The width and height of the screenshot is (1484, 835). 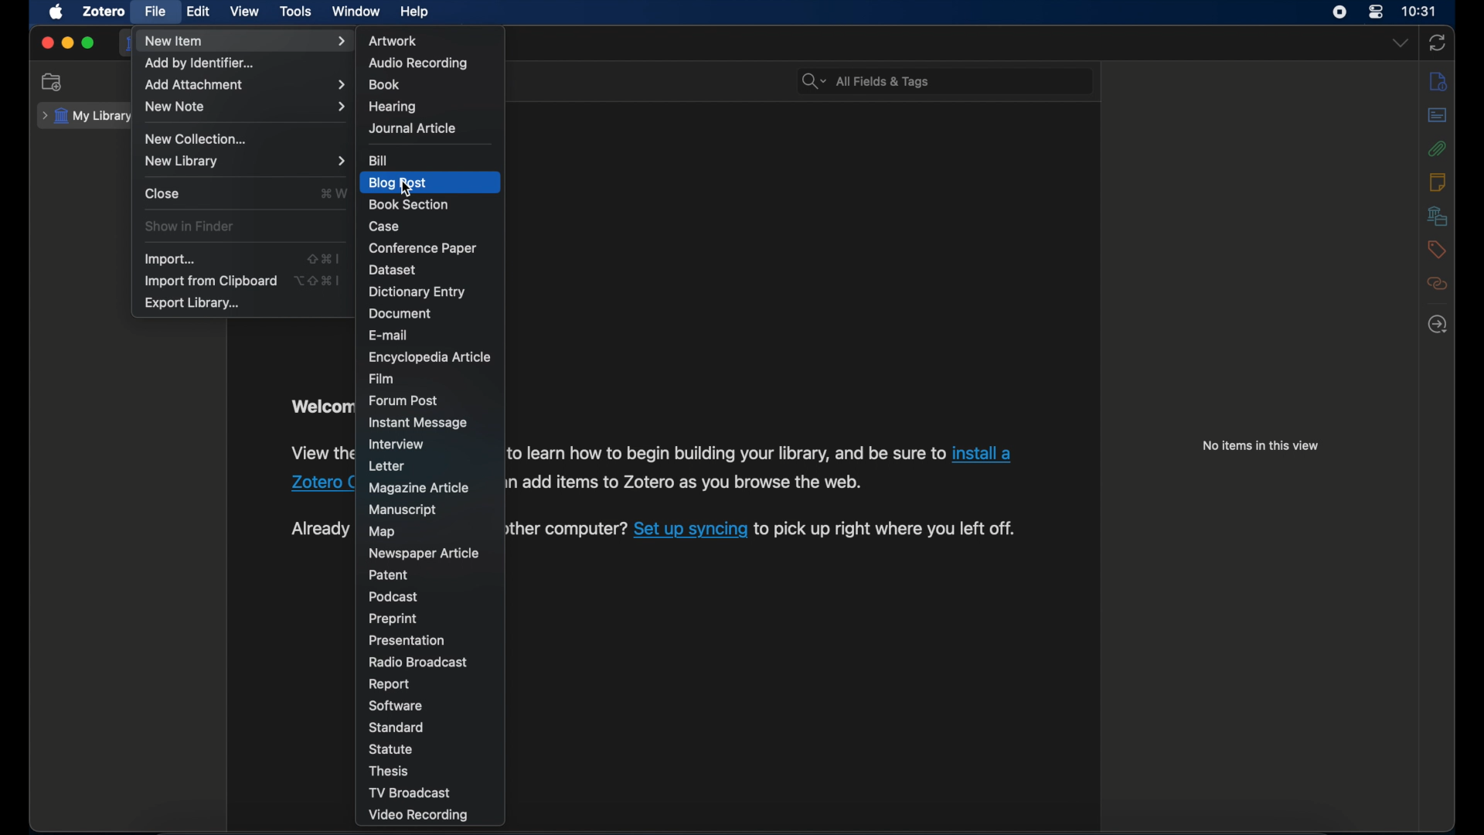 I want to click on , so click(x=885, y=529).